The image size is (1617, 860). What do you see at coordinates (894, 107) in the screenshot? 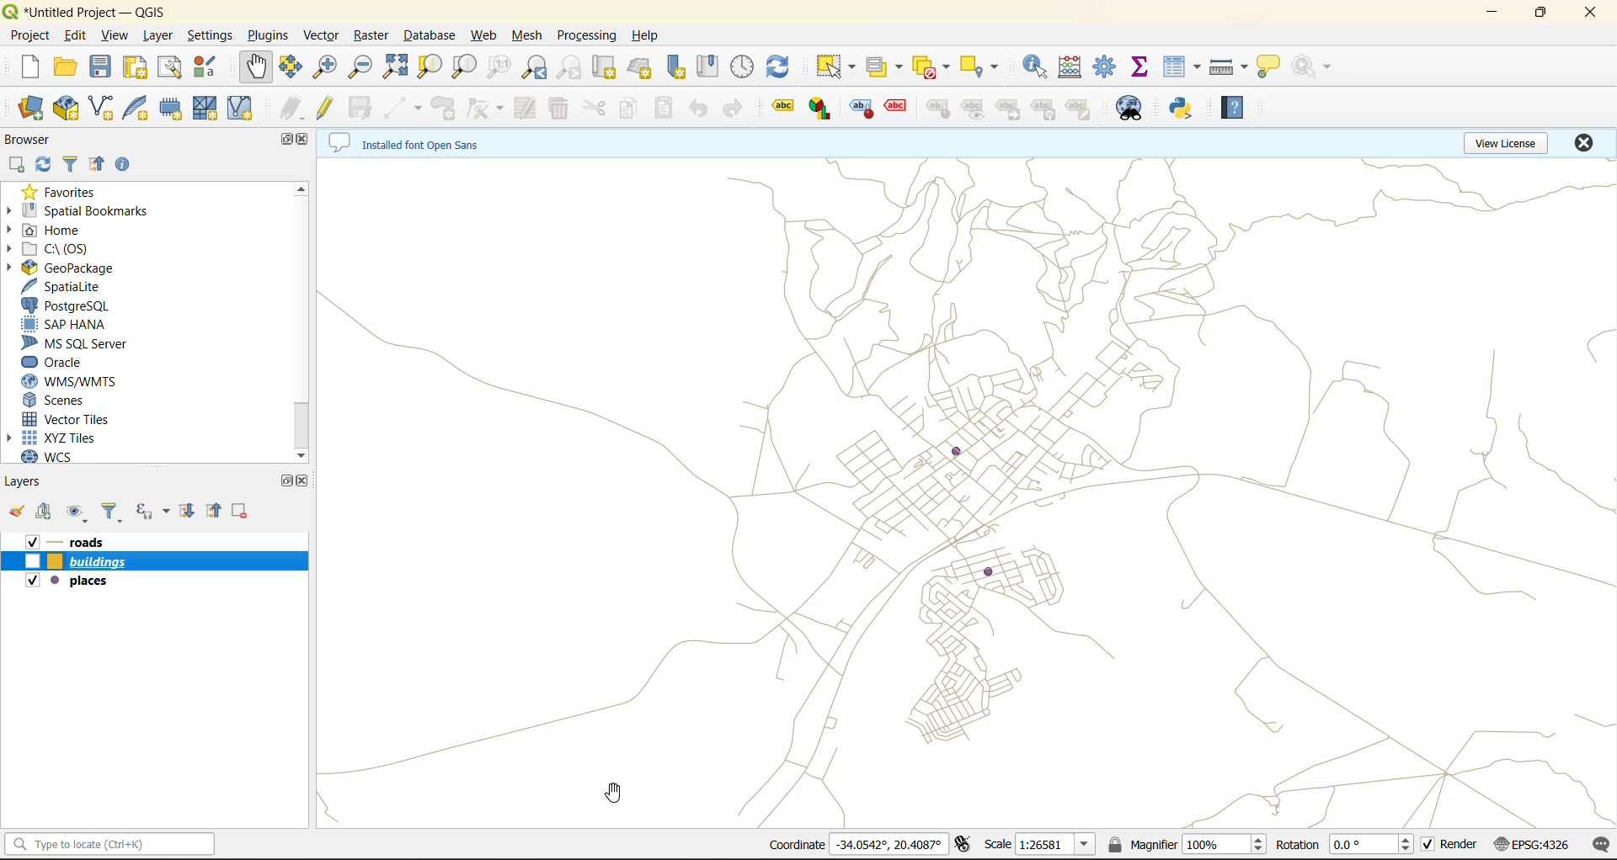
I see `Callout Annotation` at bounding box center [894, 107].